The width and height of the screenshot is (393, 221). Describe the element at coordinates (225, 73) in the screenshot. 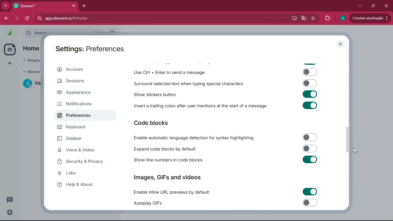

I see `Use Ctrl + Enter to send a message` at that location.